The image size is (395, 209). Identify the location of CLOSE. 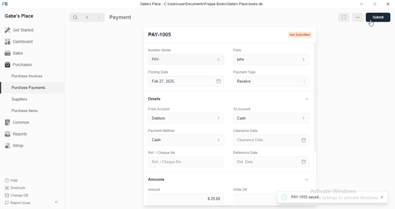
(384, 198).